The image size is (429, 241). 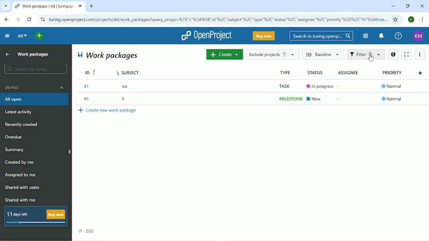 I want to click on In progress, so click(x=321, y=87).